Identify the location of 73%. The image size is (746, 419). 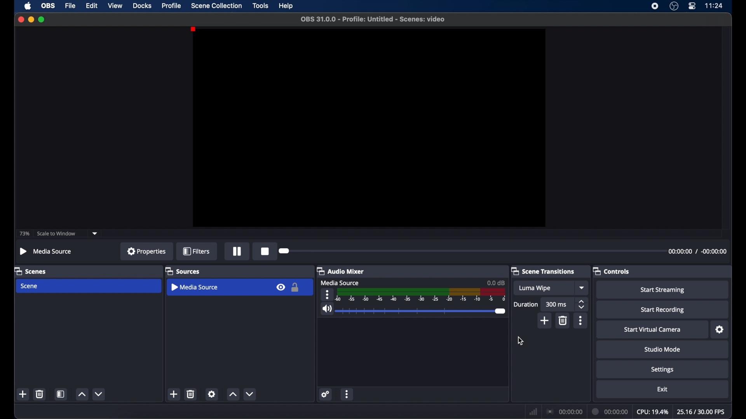
(24, 234).